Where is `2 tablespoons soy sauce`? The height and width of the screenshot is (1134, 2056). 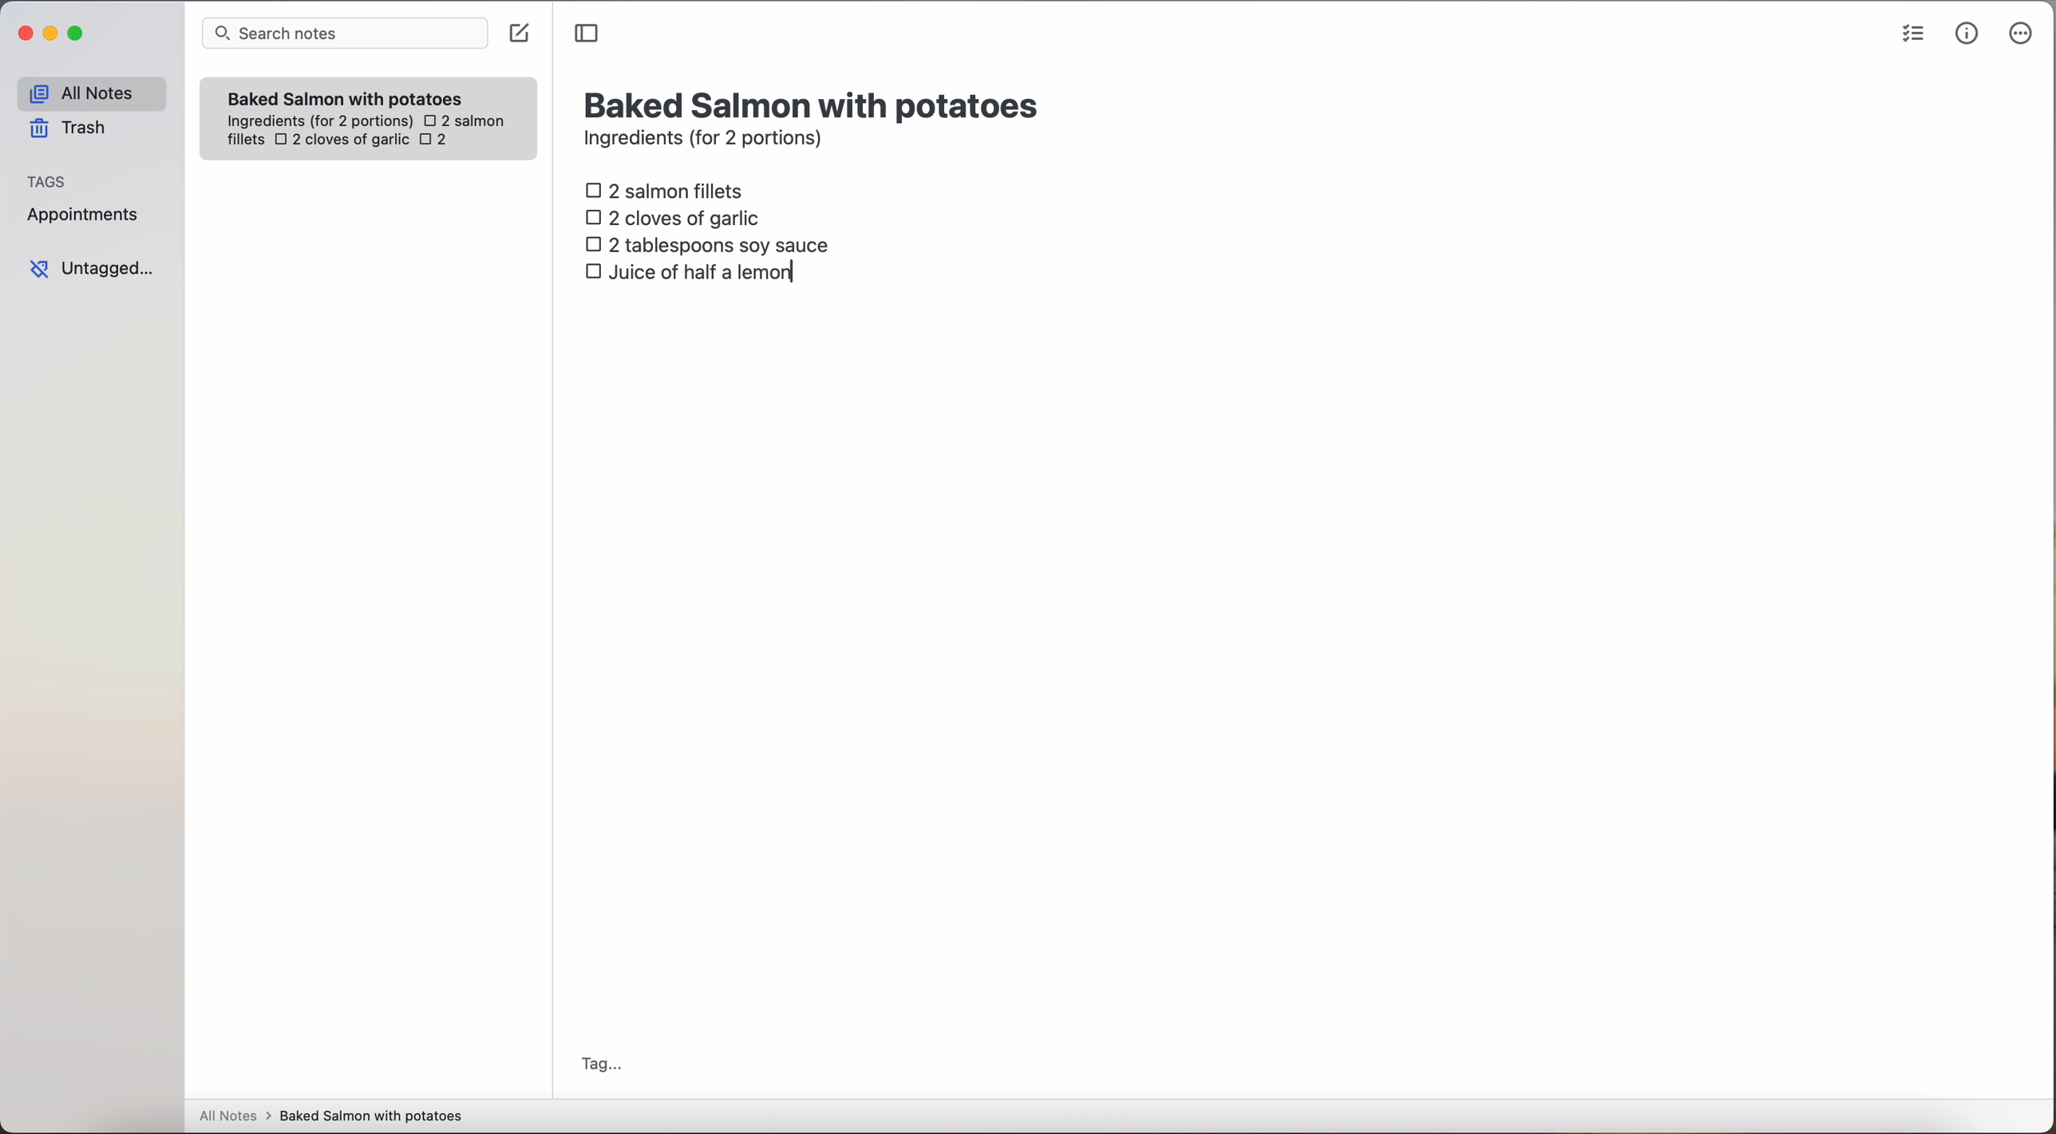 2 tablespoons soy sauce is located at coordinates (706, 244).